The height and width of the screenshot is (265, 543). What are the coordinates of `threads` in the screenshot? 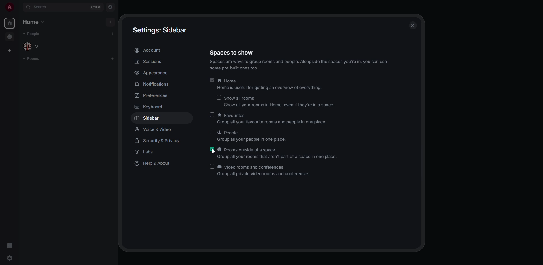 It's located at (10, 245).